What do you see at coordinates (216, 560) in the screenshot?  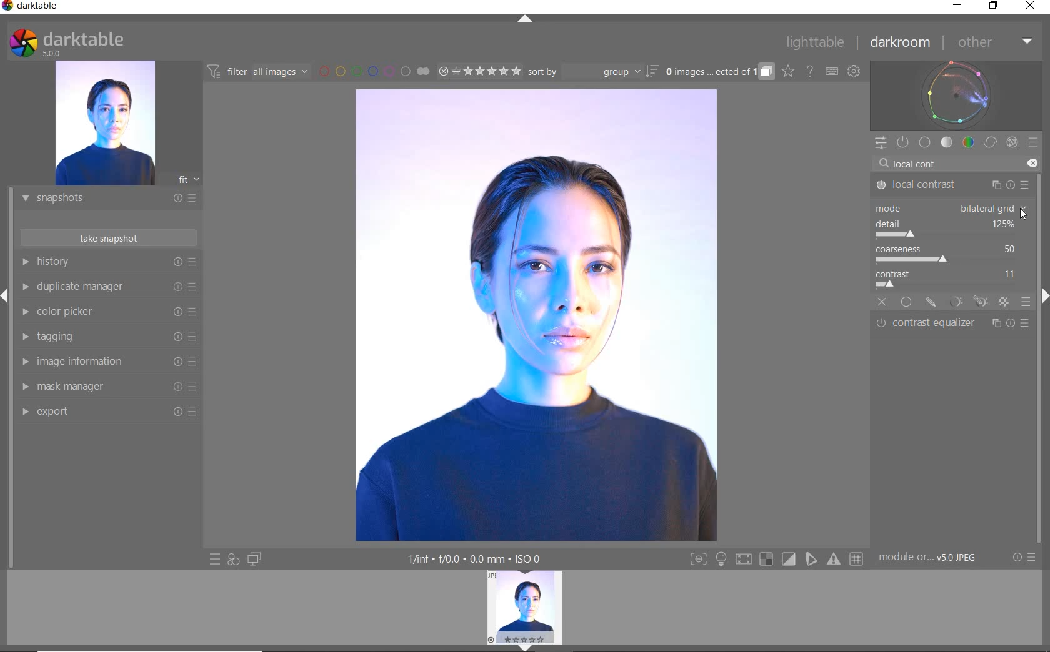 I see `QUICK ACCESS TO PRESET` at bounding box center [216, 560].